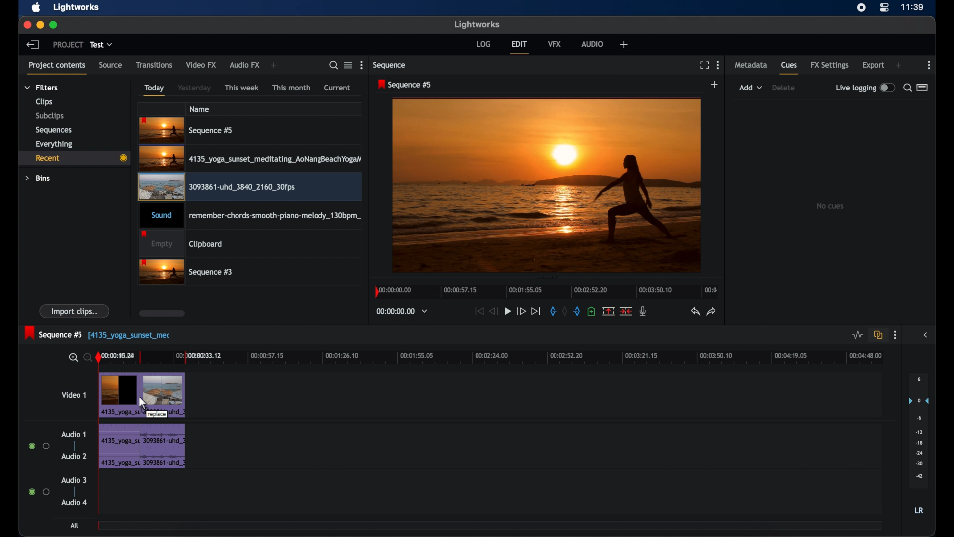 This screenshot has height=537, width=954. I want to click on add, so click(624, 44).